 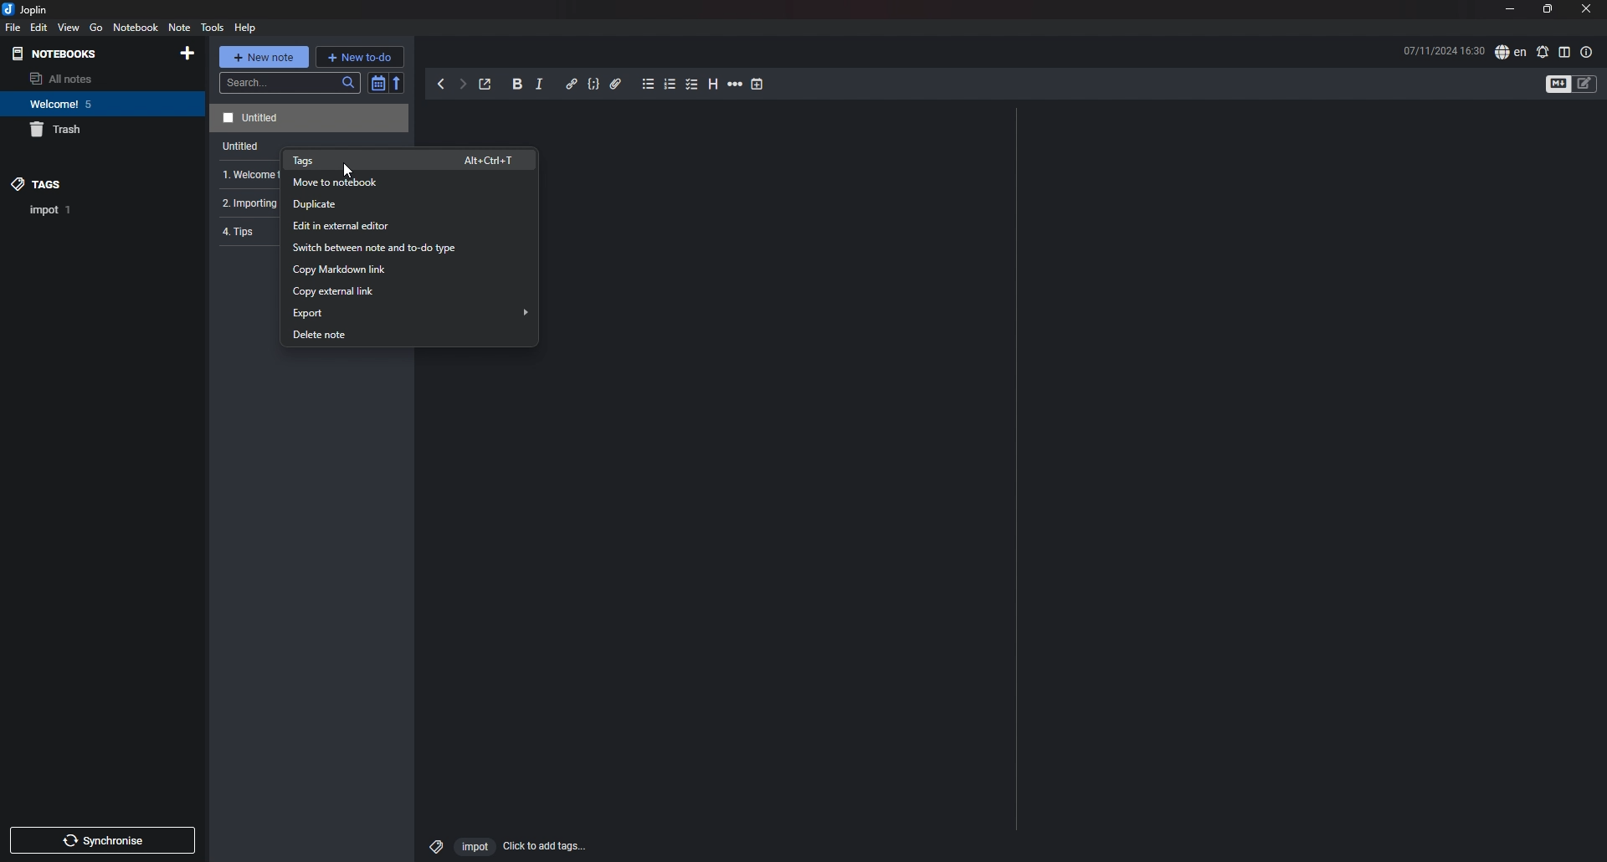 What do you see at coordinates (711, 84) in the screenshot?
I see `heading` at bounding box center [711, 84].